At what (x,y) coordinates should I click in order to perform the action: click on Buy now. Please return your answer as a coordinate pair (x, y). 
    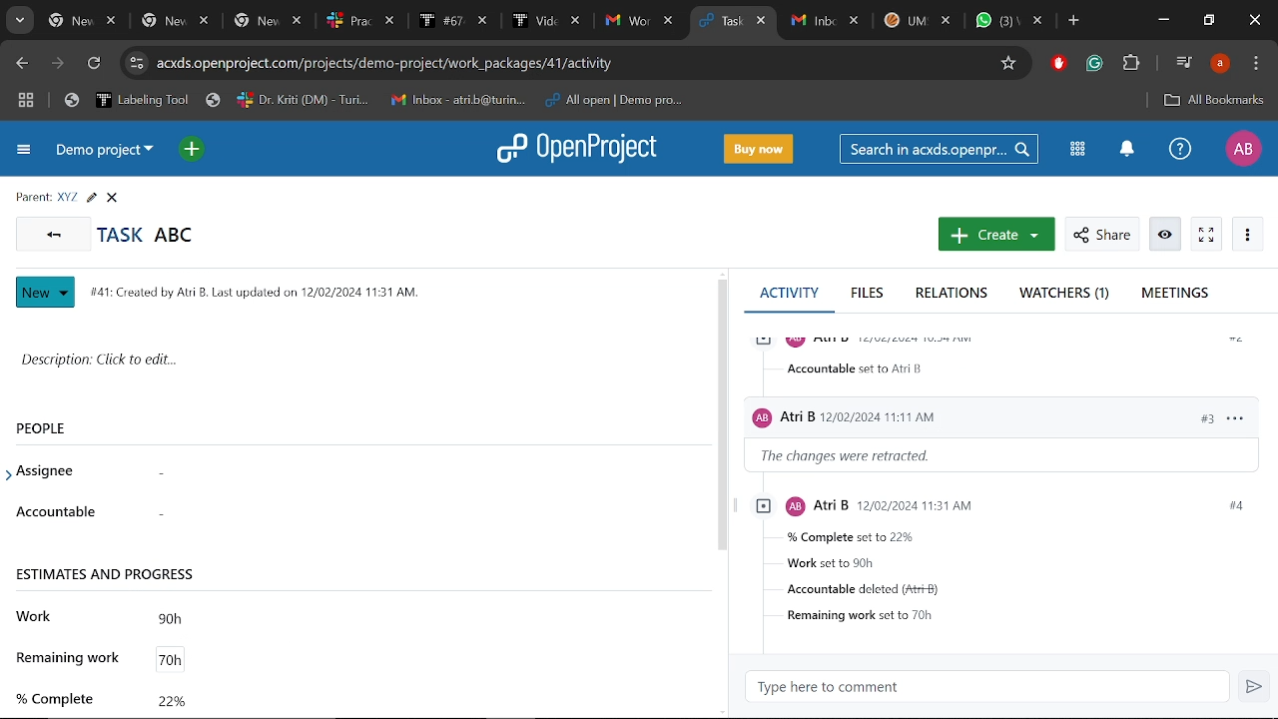
    Looking at the image, I should click on (762, 148).